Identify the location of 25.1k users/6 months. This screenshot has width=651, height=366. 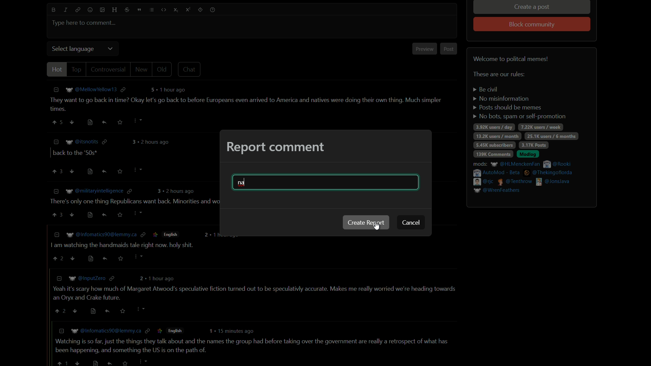
(552, 137).